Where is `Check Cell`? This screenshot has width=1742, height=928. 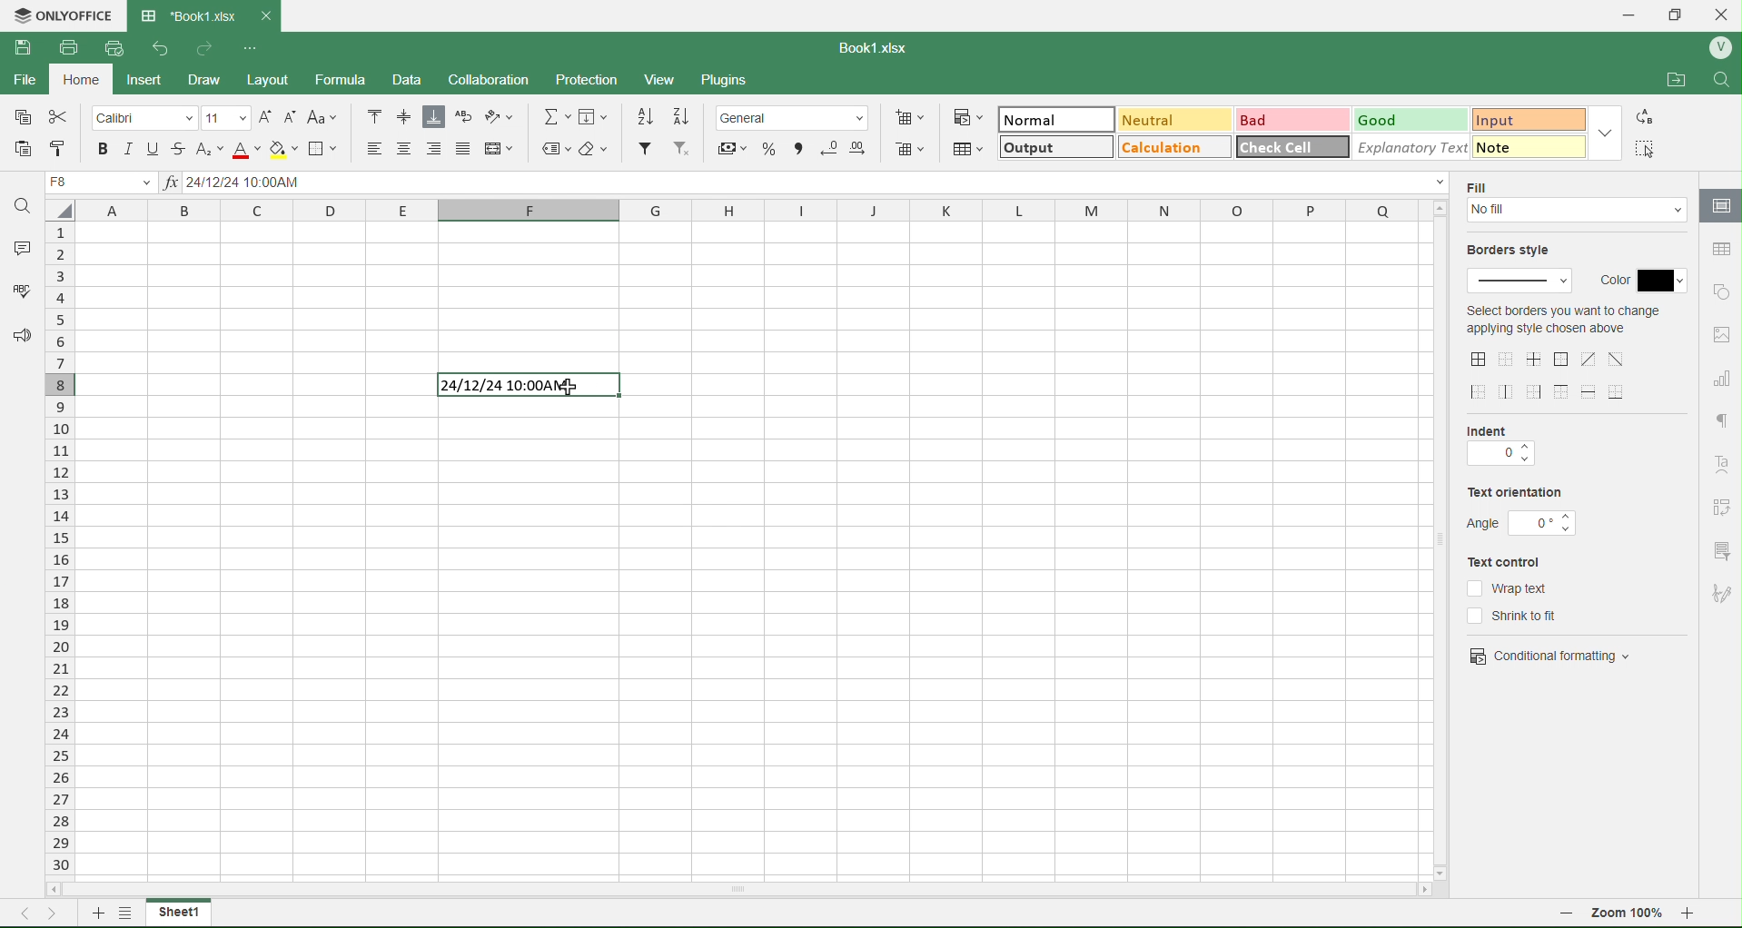 Check Cell is located at coordinates (1280, 148).